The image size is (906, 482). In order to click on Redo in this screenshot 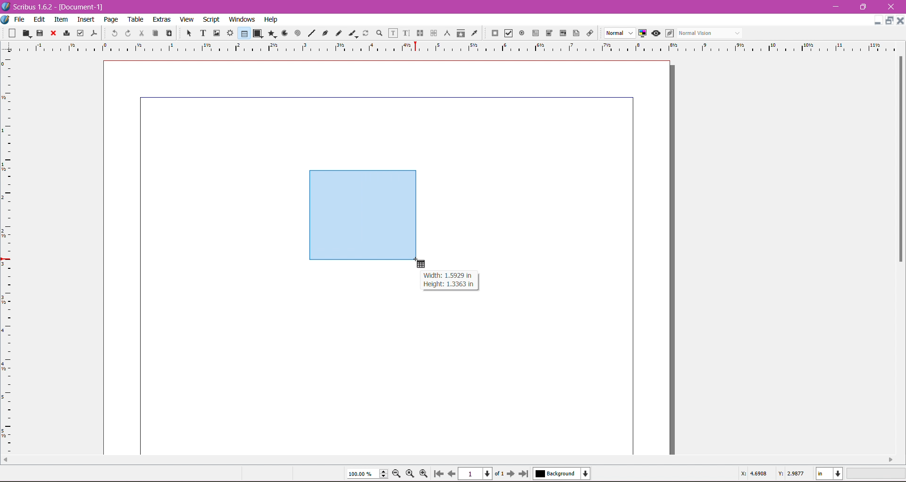, I will do `click(126, 33)`.